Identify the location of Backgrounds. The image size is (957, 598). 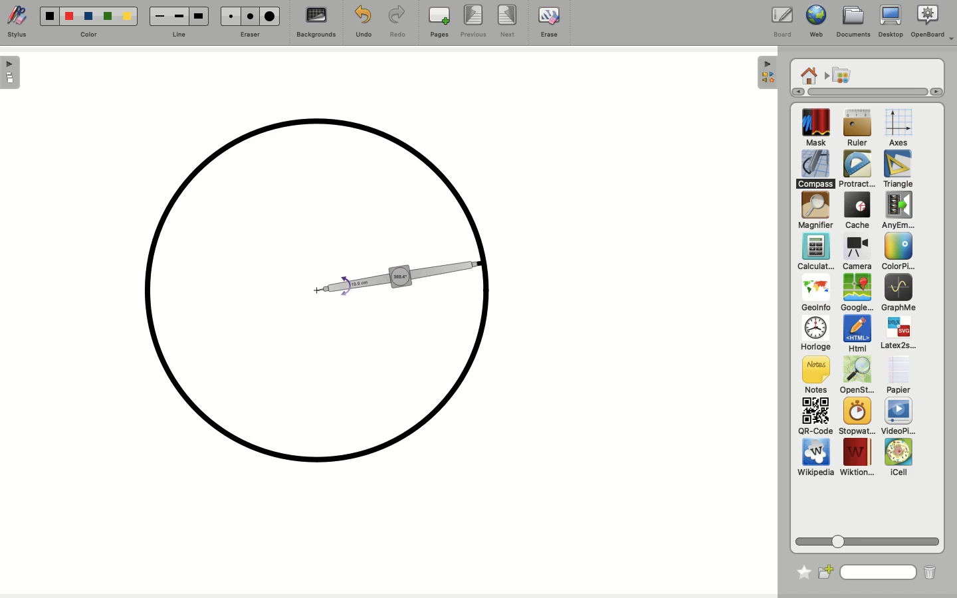
(314, 24).